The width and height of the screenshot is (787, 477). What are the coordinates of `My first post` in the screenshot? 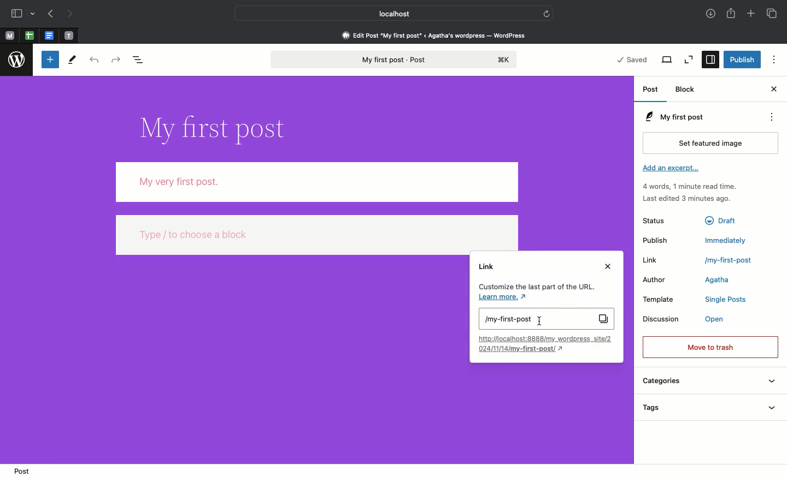 It's located at (545, 320).